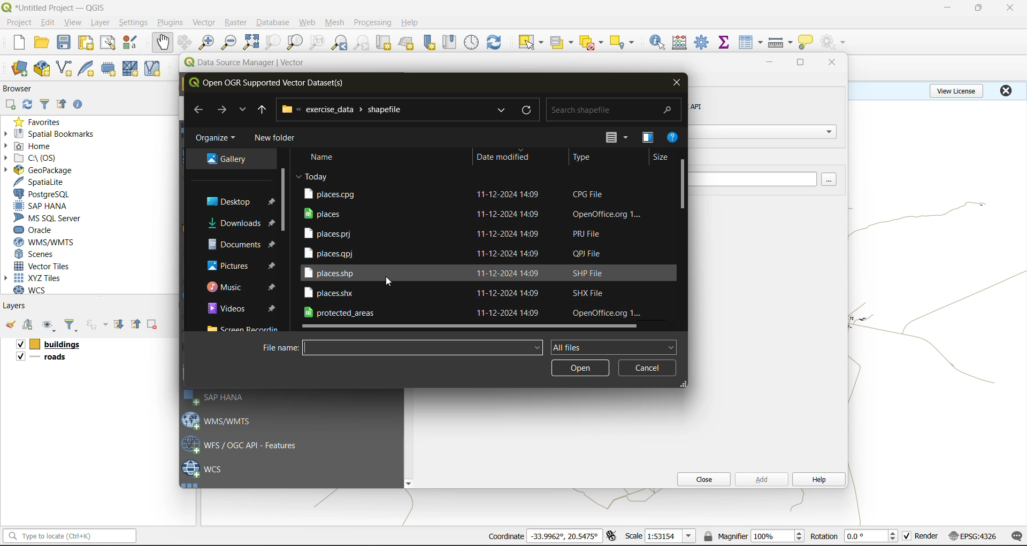 Image resolution: width=1027 pixels, height=546 pixels. I want to click on zoom next, so click(363, 43).